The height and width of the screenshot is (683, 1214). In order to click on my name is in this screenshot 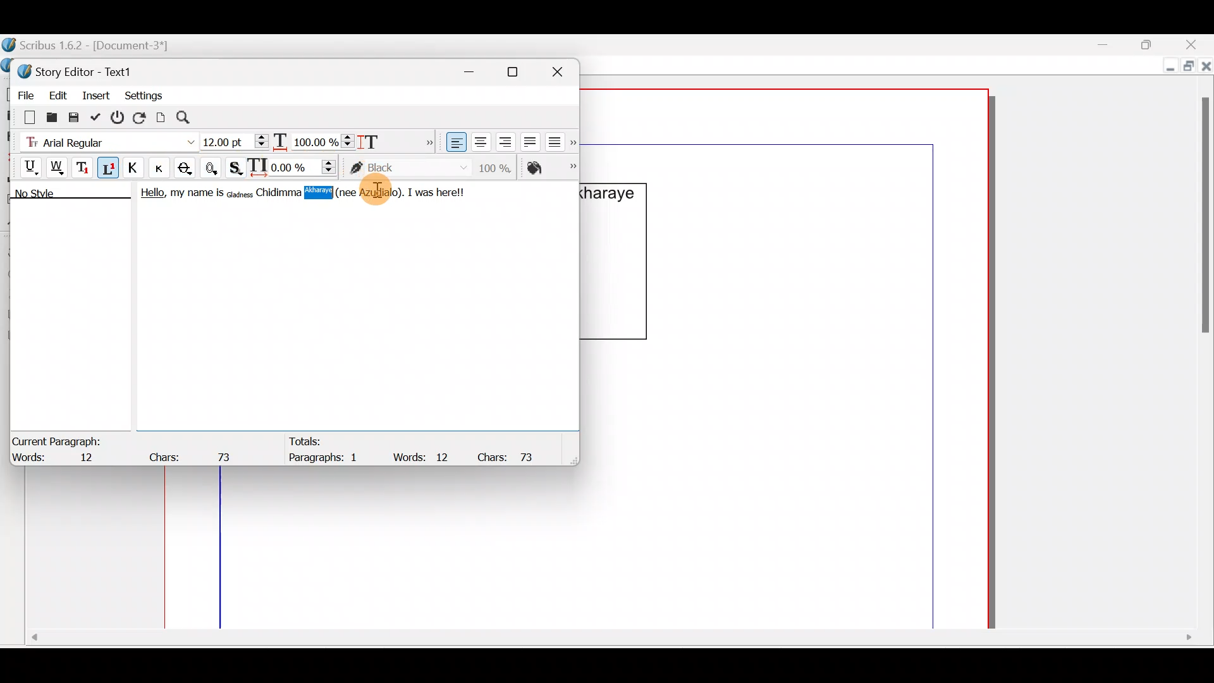, I will do `click(196, 195)`.